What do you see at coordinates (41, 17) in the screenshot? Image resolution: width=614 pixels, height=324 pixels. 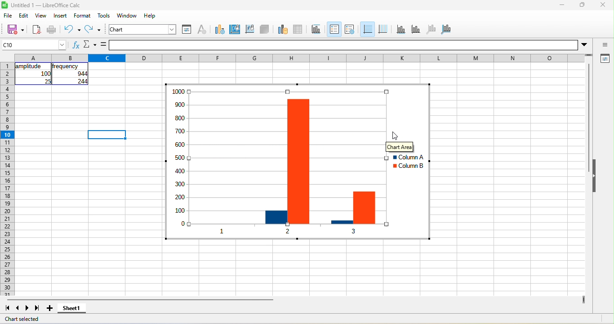 I see `view` at bounding box center [41, 17].